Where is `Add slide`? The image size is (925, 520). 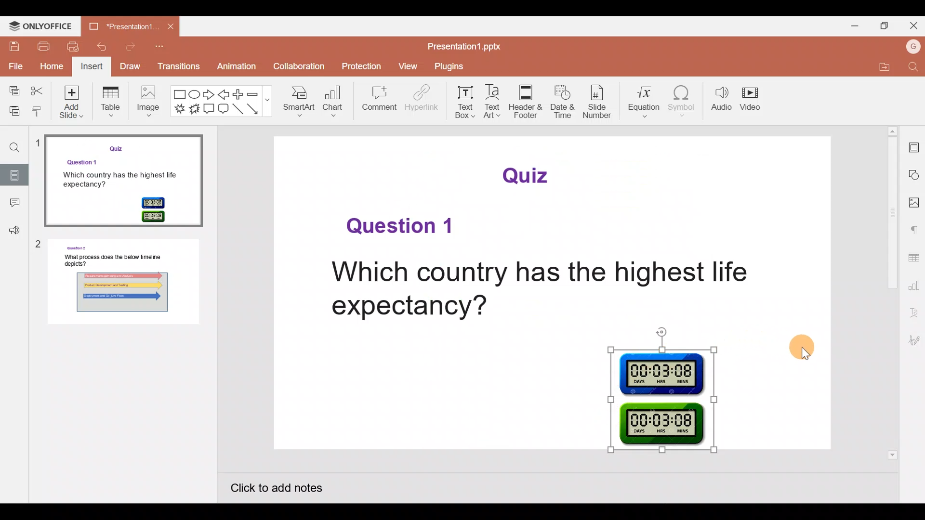 Add slide is located at coordinates (73, 104).